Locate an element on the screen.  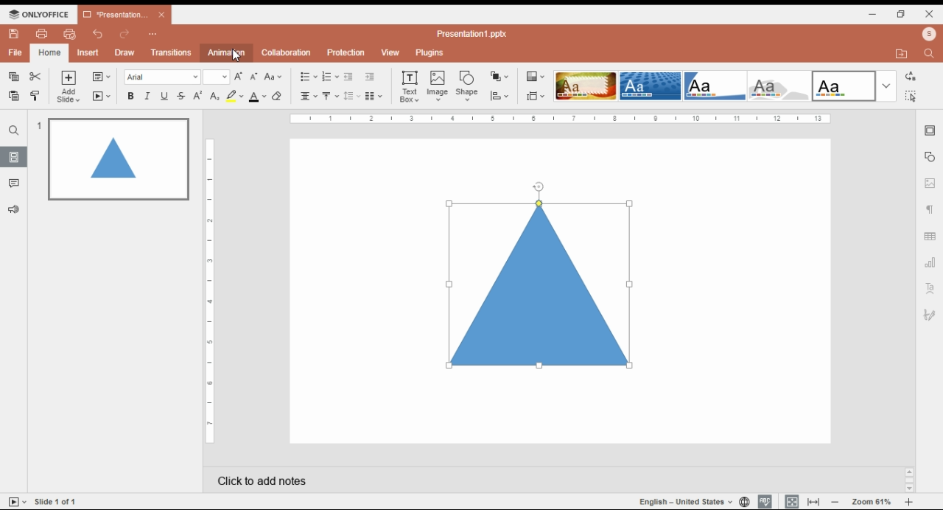
spell check is located at coordinates (765, 502).